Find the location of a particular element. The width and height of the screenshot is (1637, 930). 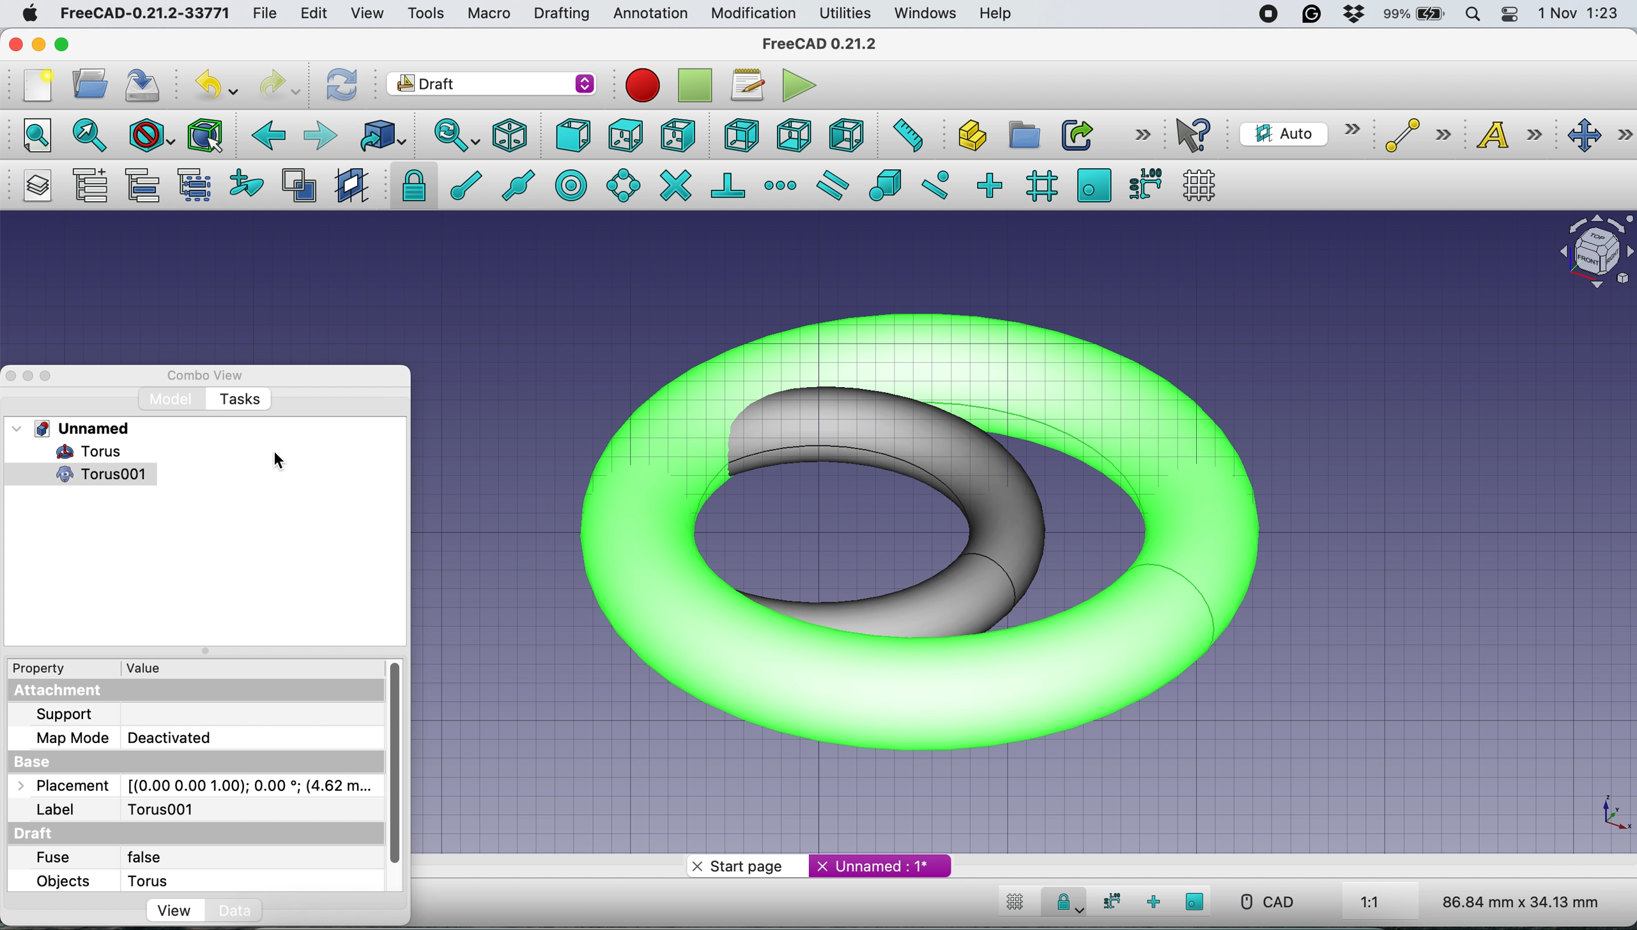

freeCAD 0.21.2 is located at coordinates (819, 45).